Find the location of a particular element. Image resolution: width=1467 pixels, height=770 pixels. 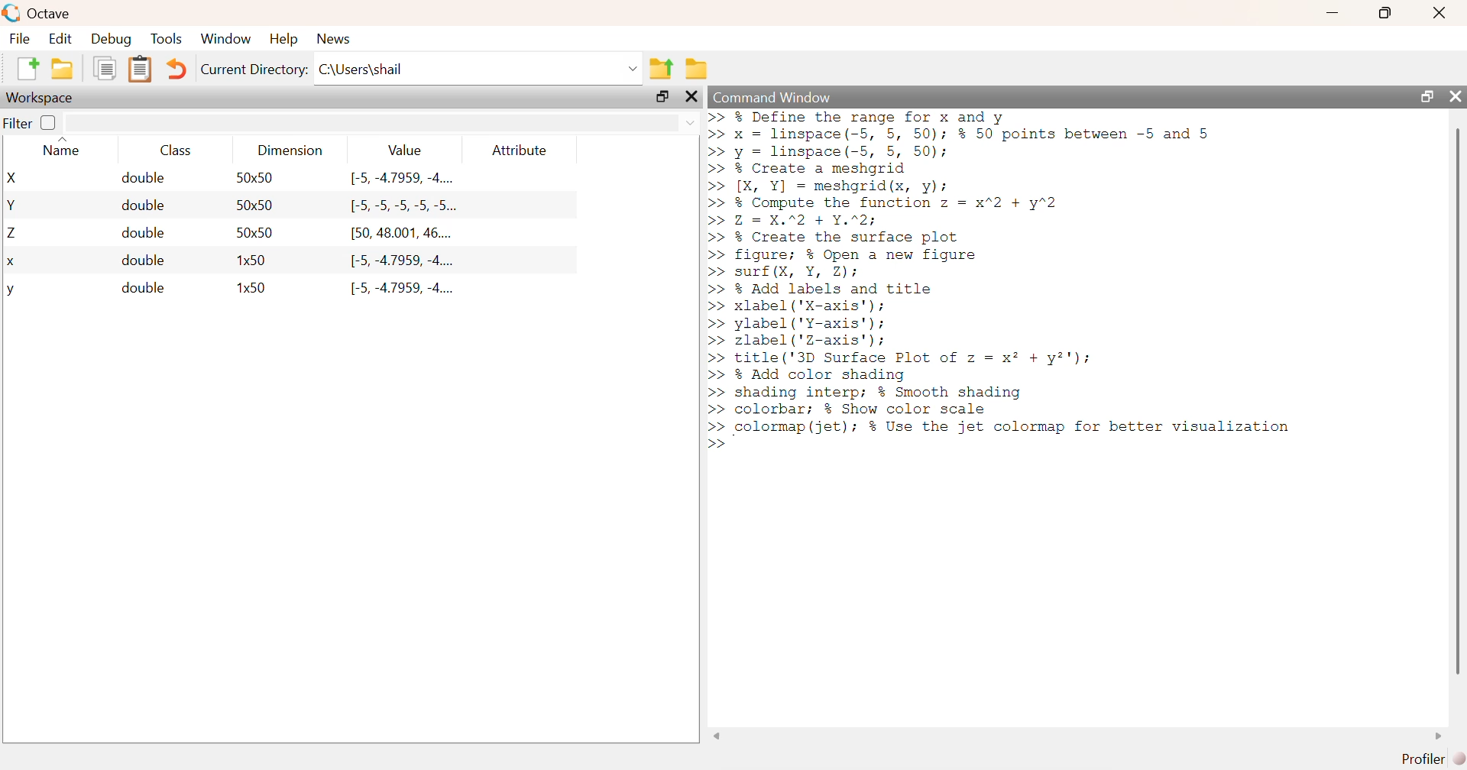

[-5, 5, -5, 5, -5... is located at coordinates (404, 206).